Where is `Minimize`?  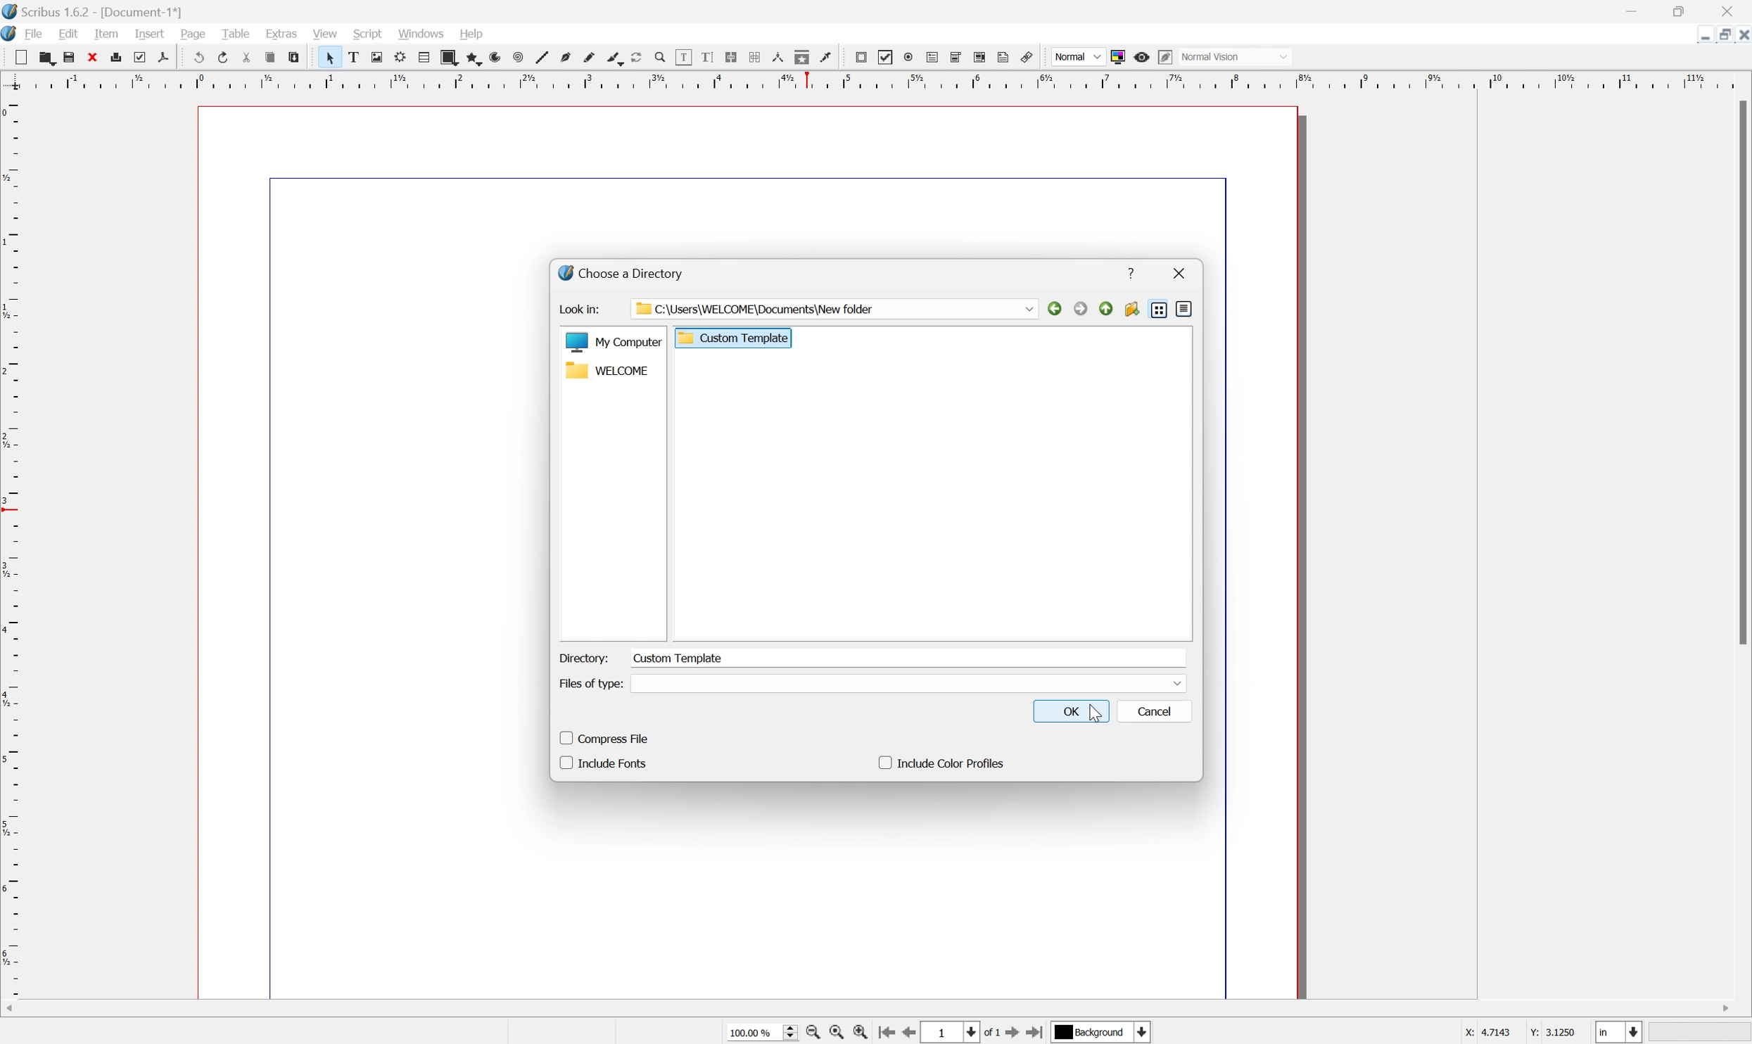
Minimize is located at coordinates (1634, 12).